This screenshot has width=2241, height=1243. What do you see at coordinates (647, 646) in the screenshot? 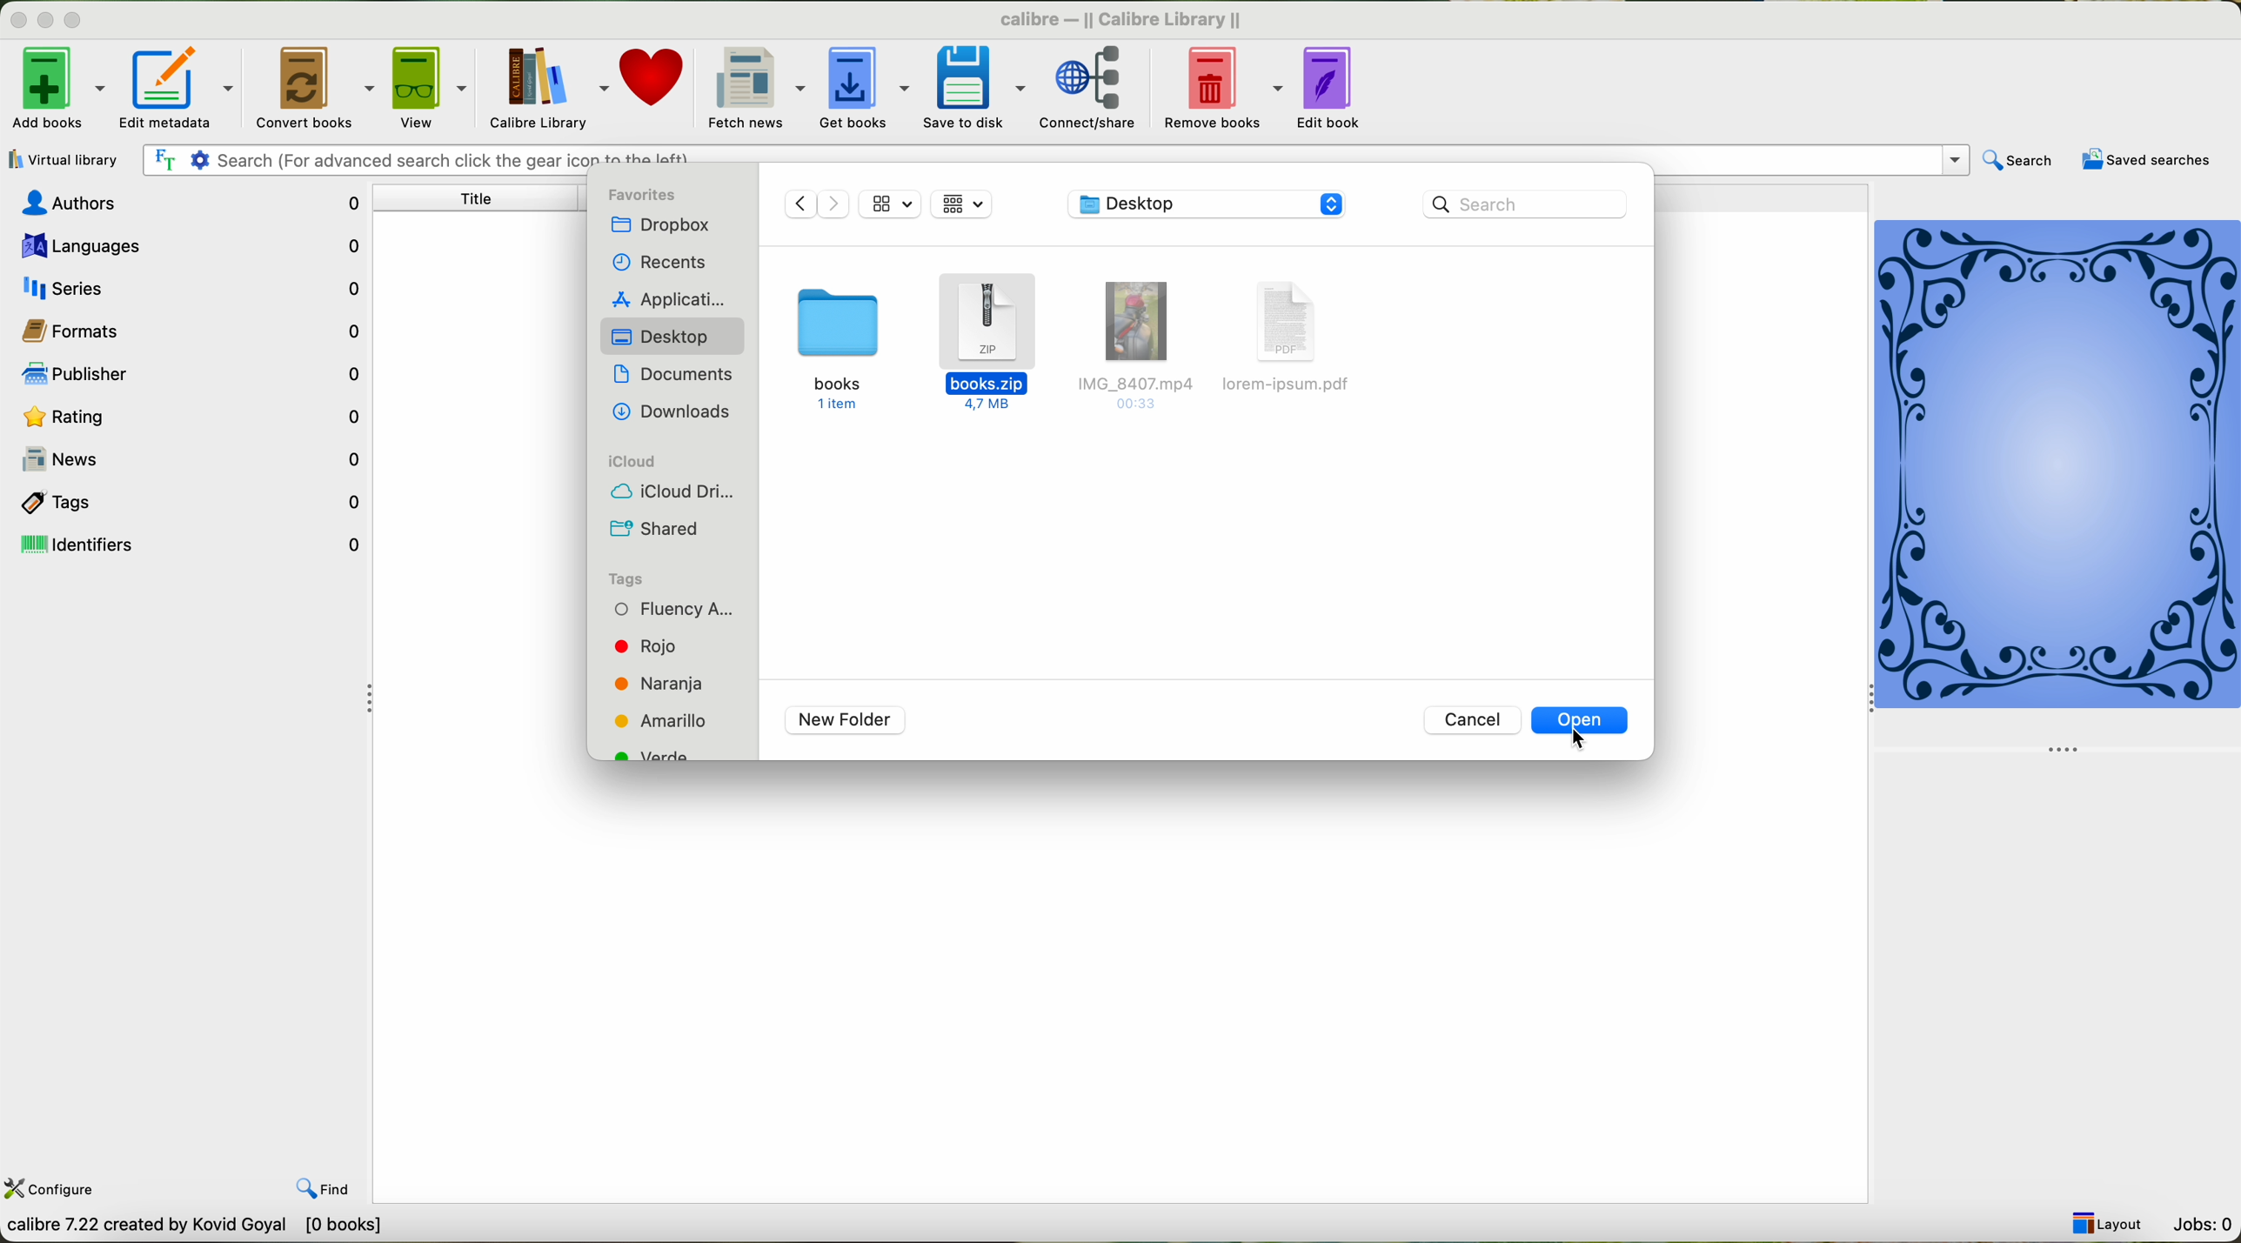
I see `red tag` at bounding box center [647, 646].